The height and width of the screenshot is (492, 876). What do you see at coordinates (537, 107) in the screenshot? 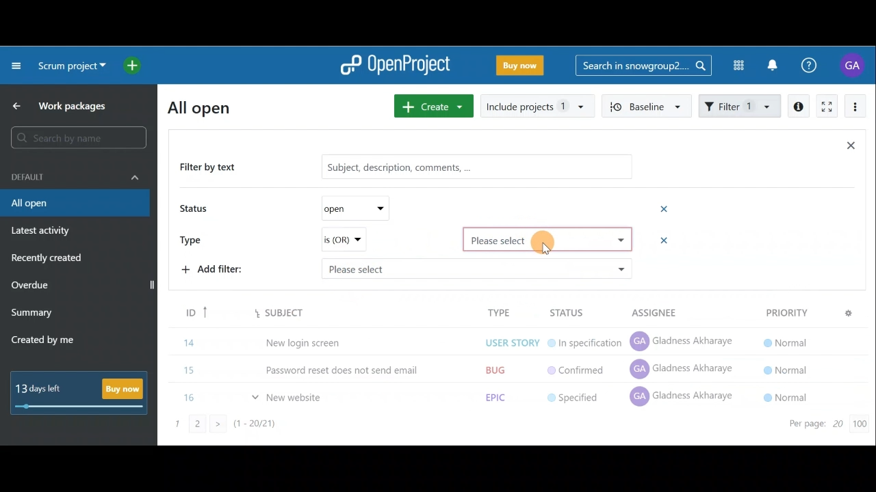
I see `Include projects` at bounding box center [537, 107].